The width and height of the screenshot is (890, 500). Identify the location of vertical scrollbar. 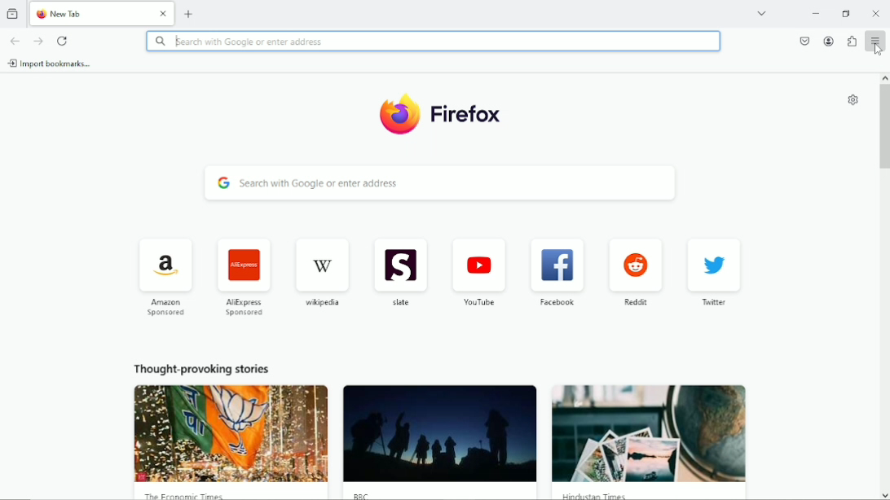
(884, 130).